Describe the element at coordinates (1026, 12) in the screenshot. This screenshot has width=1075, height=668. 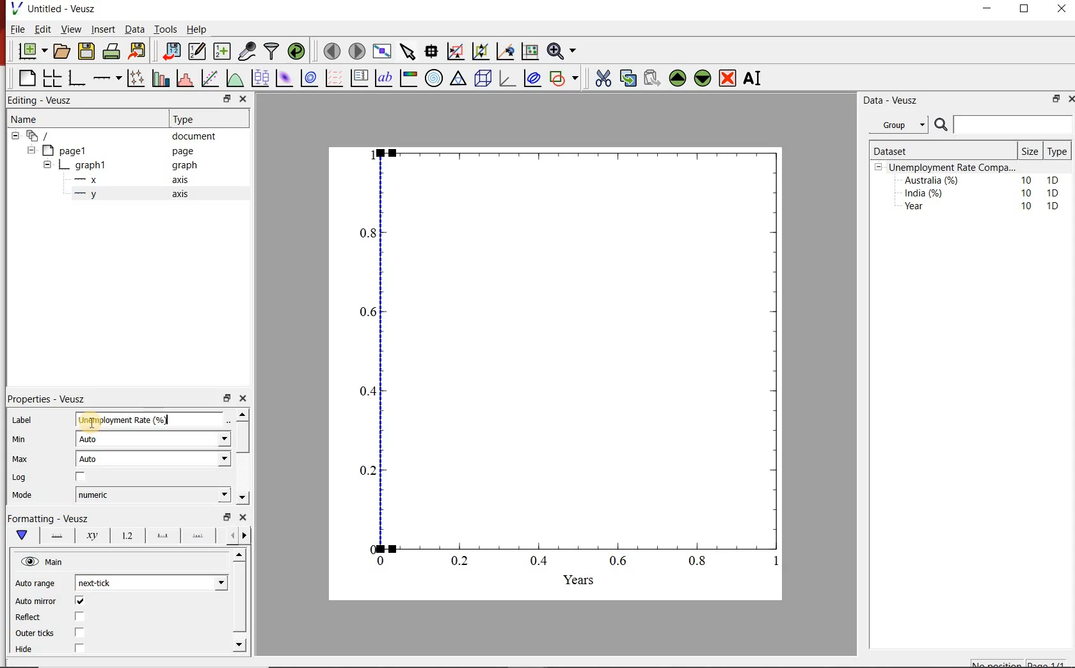
I see `maximise` at that location.